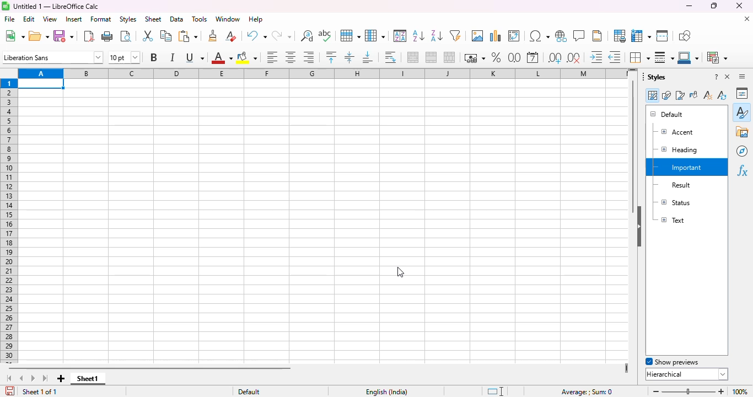 The height and width of the screenshot is (397, 753). Describe the element at coordinates (721, 391) in the screenshot. I see `zoom in` at that location.